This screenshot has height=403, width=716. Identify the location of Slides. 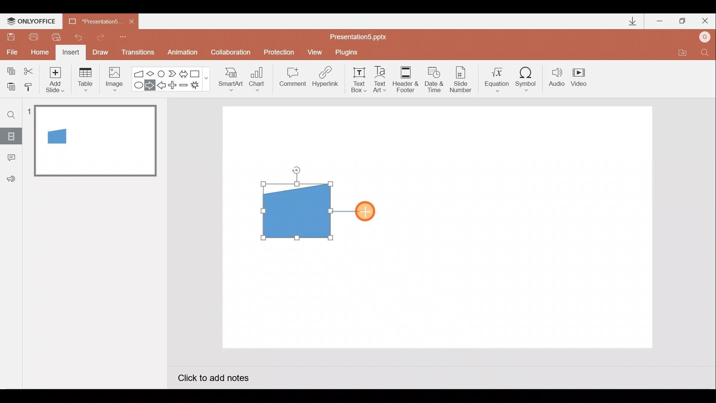
(11, 136).